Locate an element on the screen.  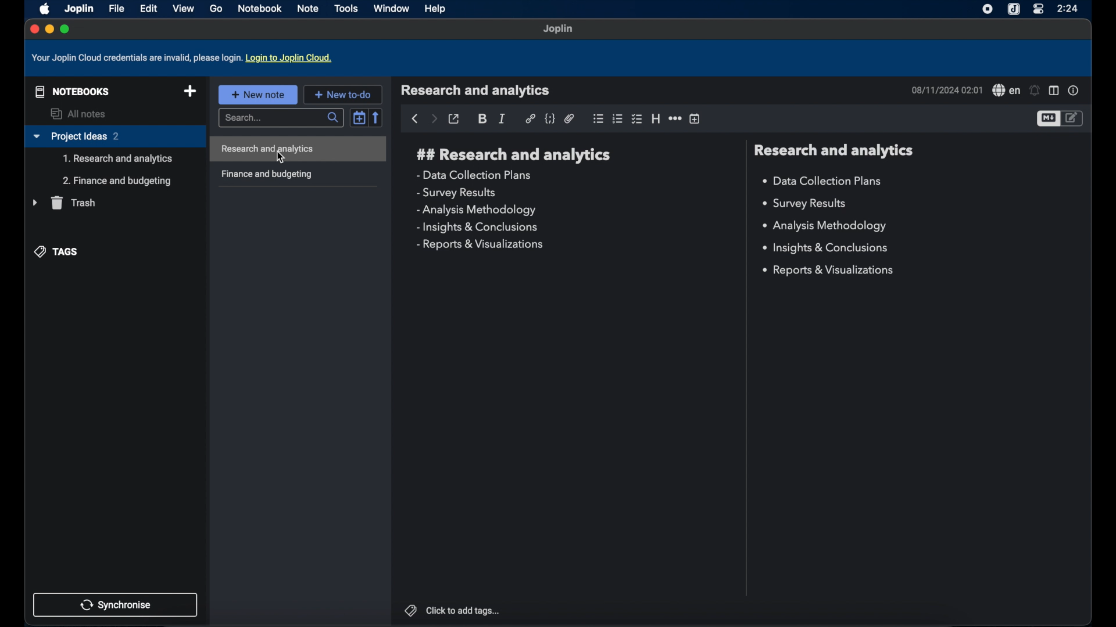
click to add tags is located at coordinates (452, 610).